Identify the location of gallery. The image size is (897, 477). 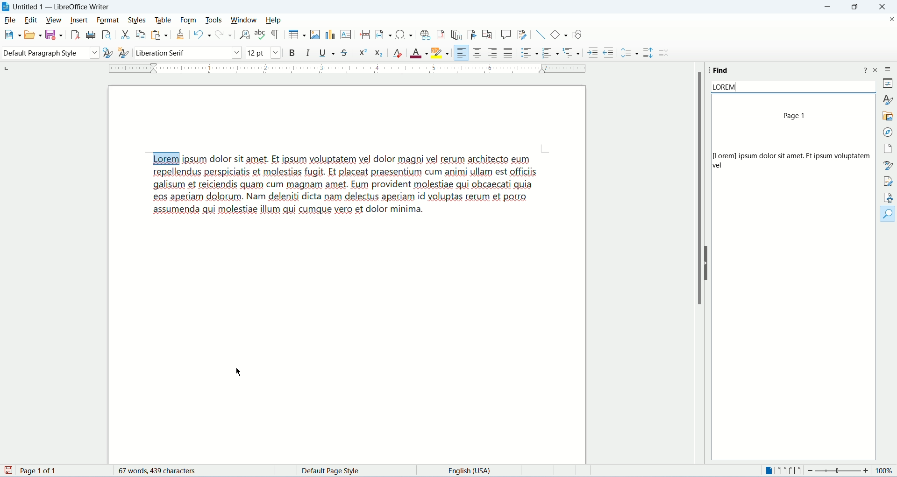
(887, 115).